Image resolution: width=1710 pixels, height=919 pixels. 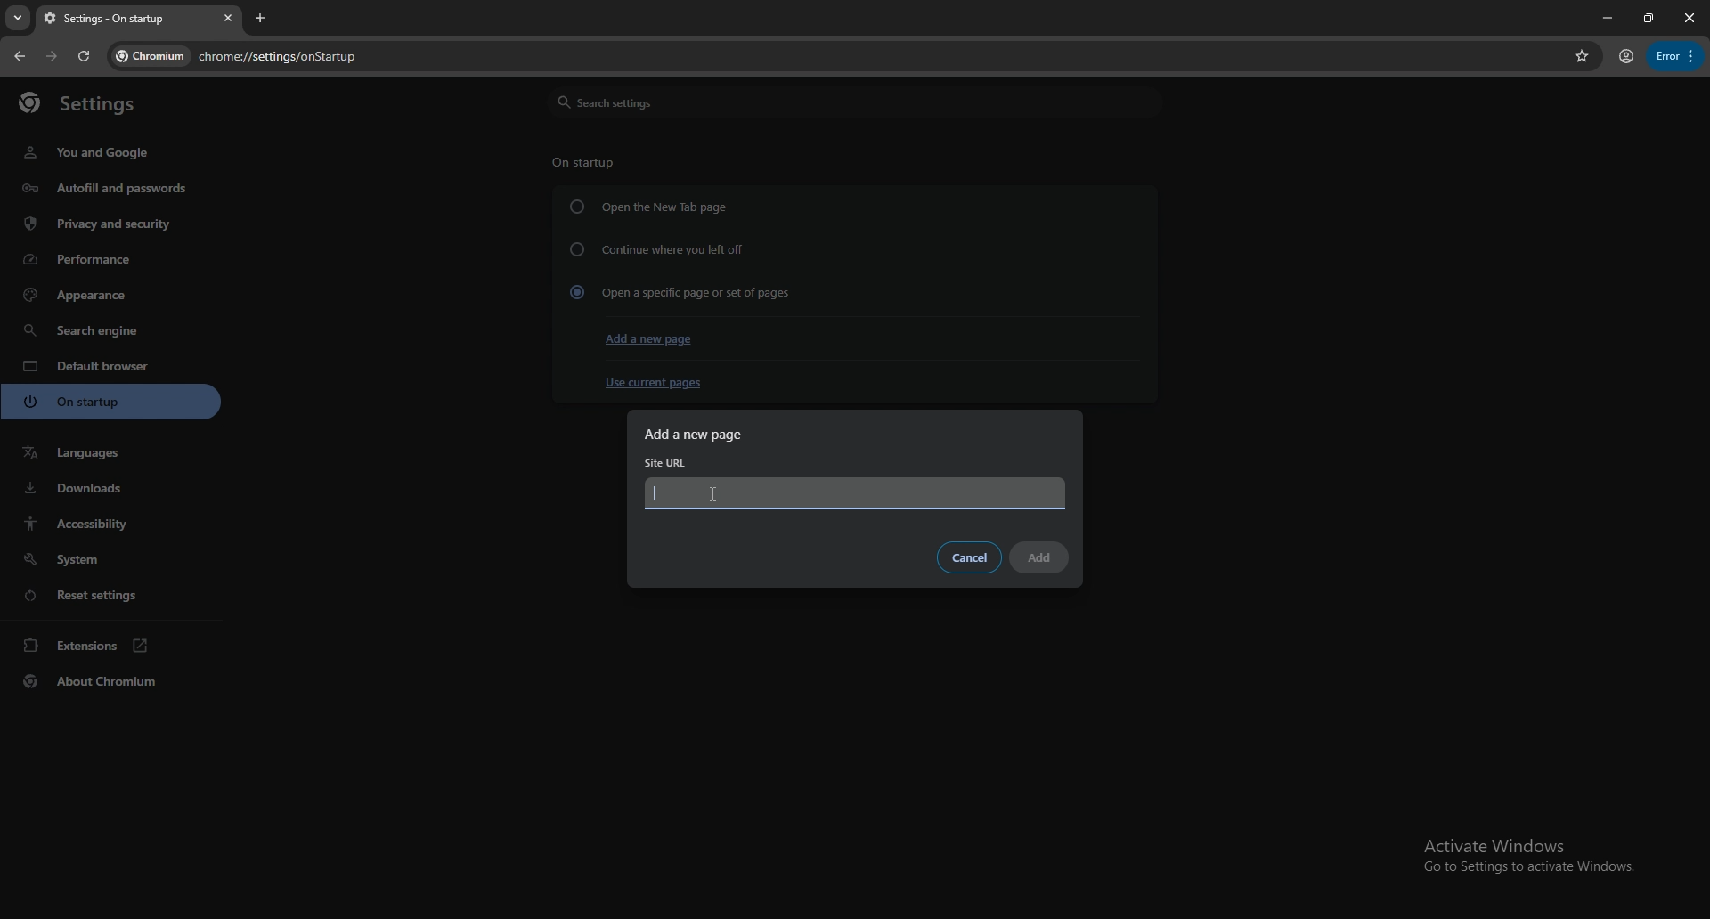 What do you see at coordinates (648, 207) in the screenshot?
I see `open the new tab page` at bounding box center [648, 207].